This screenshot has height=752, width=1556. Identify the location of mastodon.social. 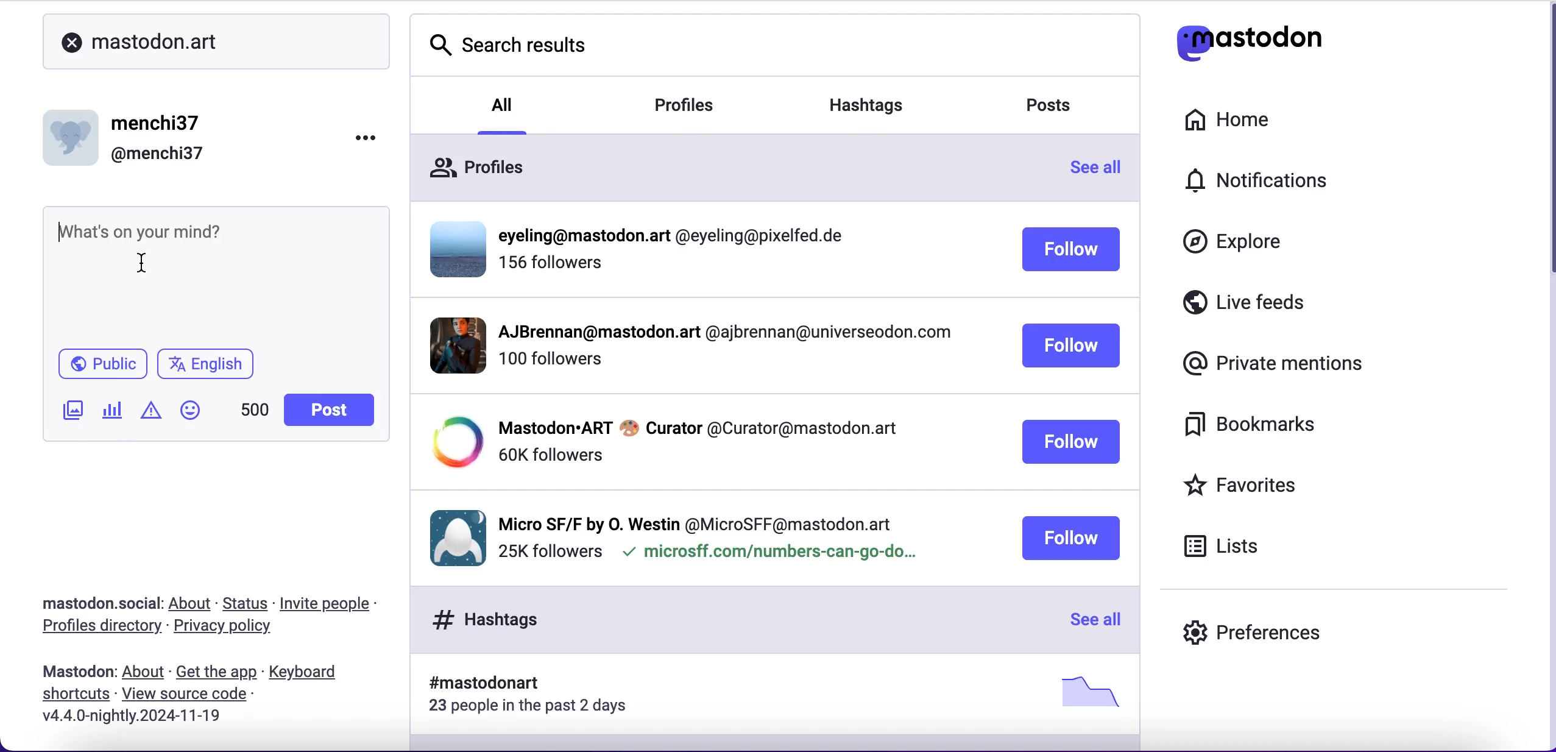
(95, 601).